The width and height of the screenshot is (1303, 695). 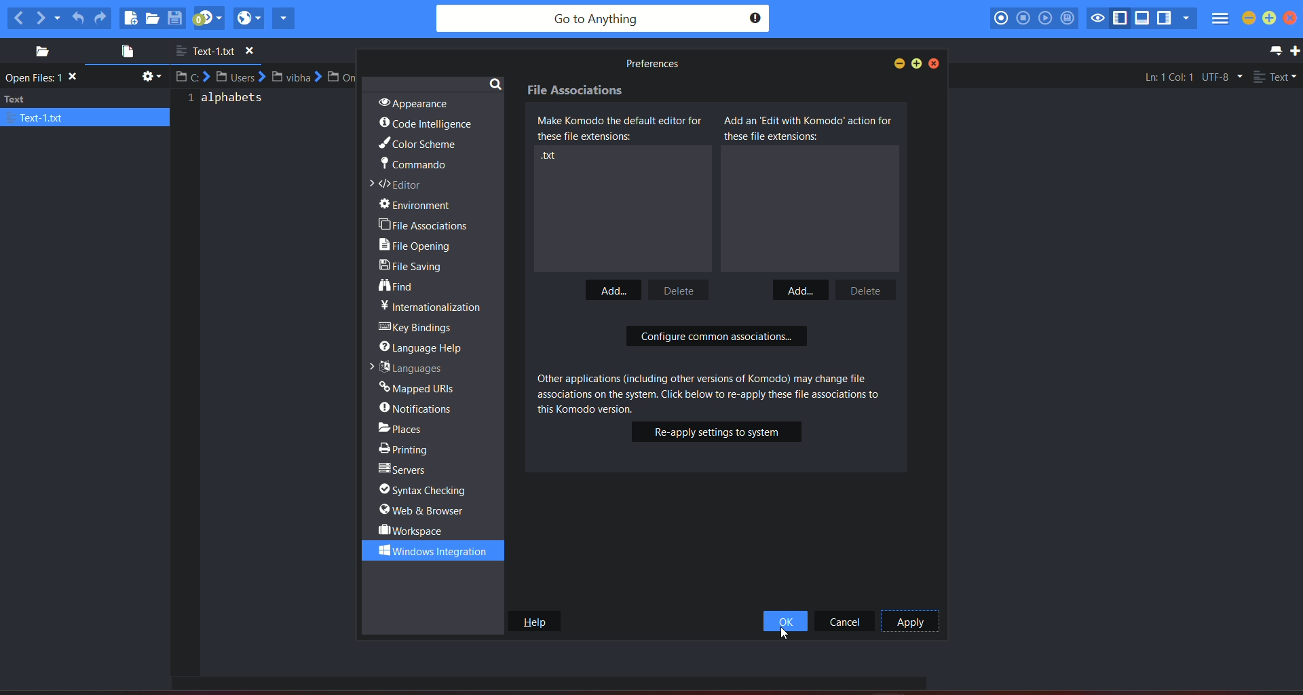 What do you see at coordinates (1219, 20) in the screenshot?
I see `menu` at bounding box center [1219, 20].